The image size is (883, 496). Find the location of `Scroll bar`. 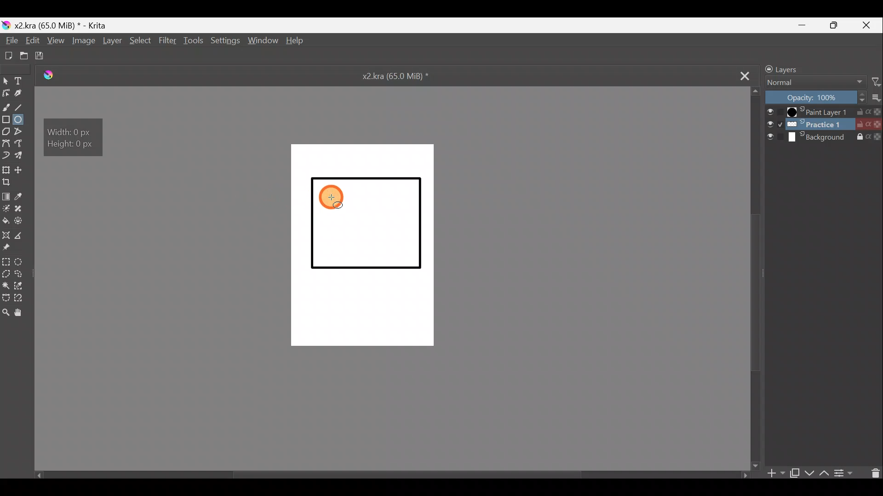

Scroll bar is located at coordinates (757, 278).